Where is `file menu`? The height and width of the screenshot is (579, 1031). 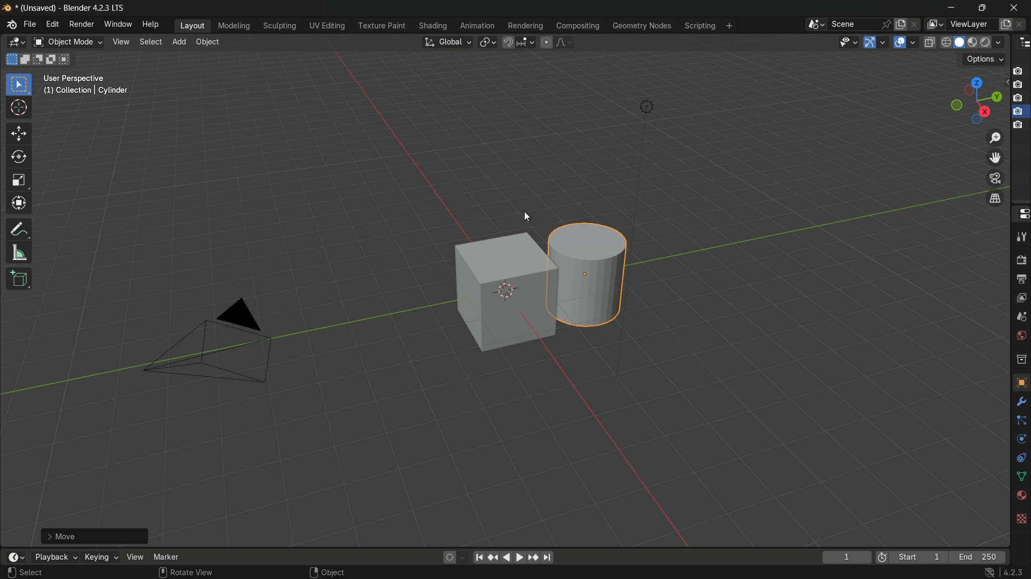
file menu is located at coordinates (30, 25).